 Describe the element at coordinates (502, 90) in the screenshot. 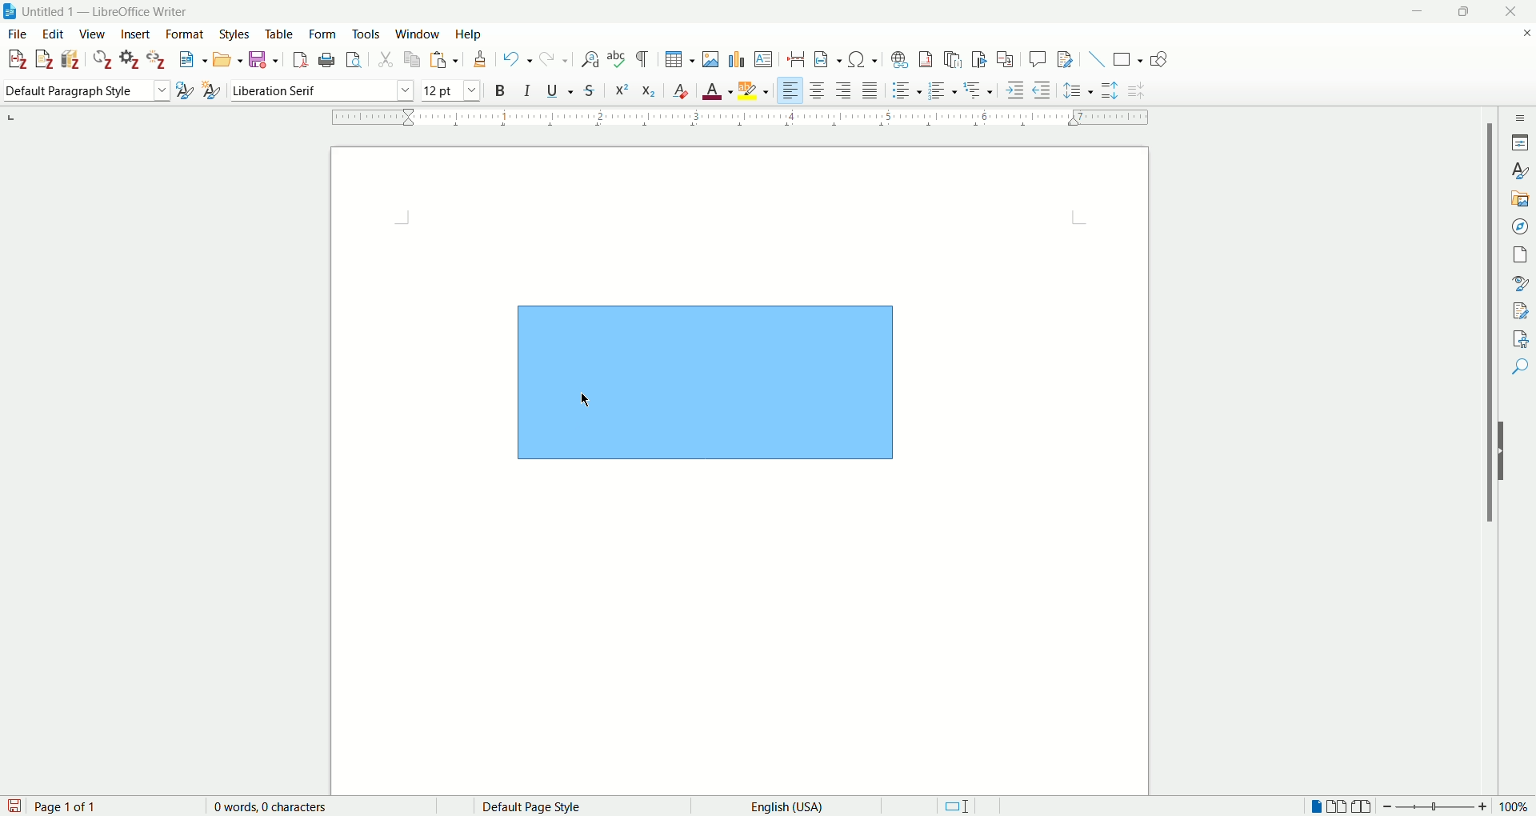

I see `bold` at that location.